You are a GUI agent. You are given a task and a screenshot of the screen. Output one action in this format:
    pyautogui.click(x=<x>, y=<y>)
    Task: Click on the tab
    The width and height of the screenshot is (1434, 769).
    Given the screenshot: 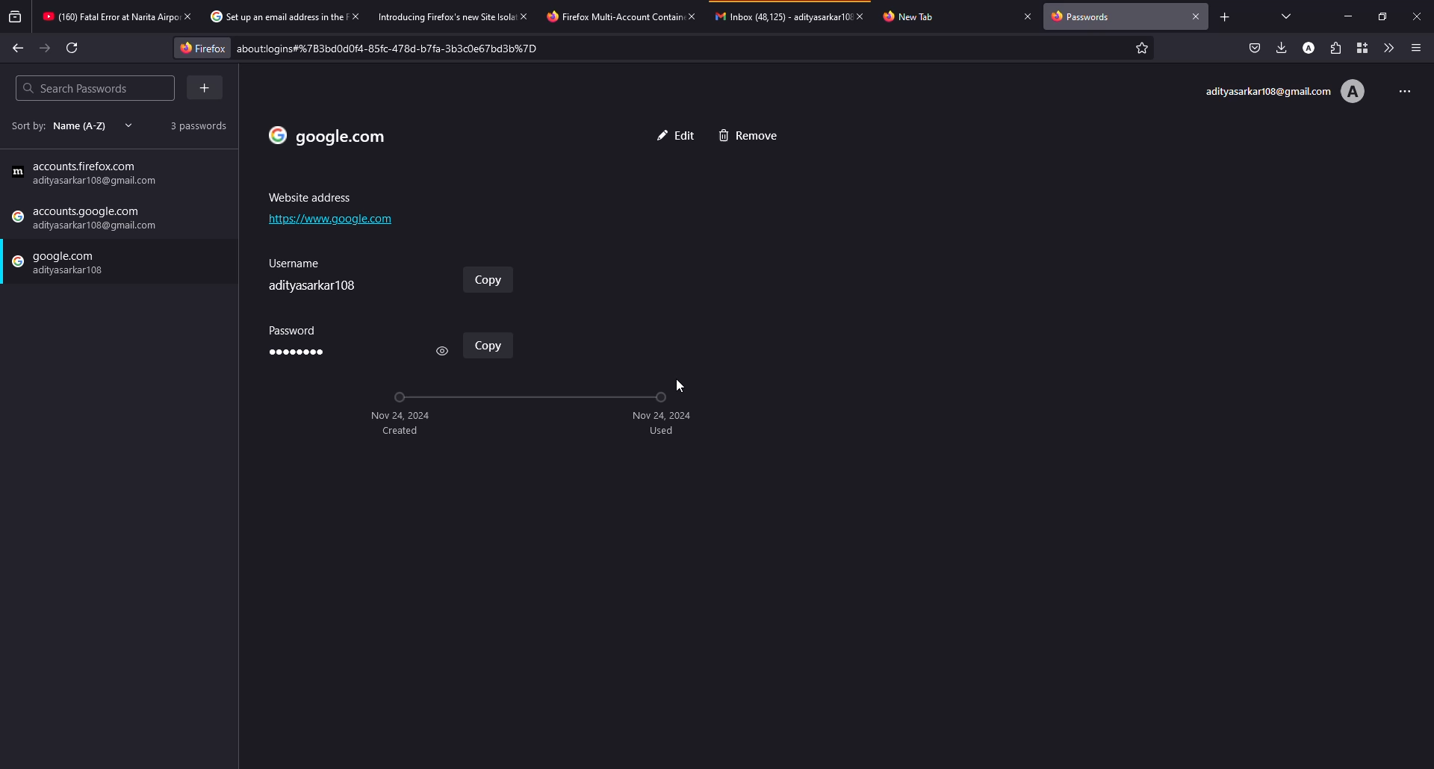 What is the action you would take?
    pyautogui.click(x=781, y=16)
    